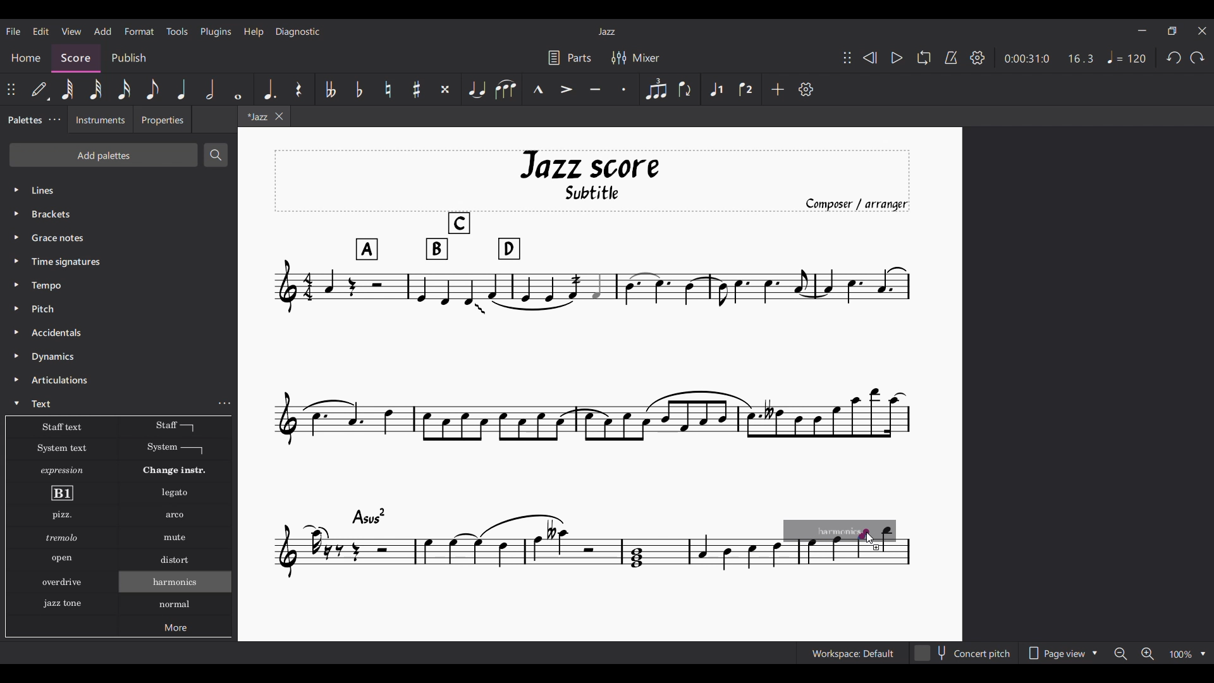 This screenshot has height=683, width=1214. Describe the element at coordinates (26, 58) in the screenshot. I see `Home section` at that location.